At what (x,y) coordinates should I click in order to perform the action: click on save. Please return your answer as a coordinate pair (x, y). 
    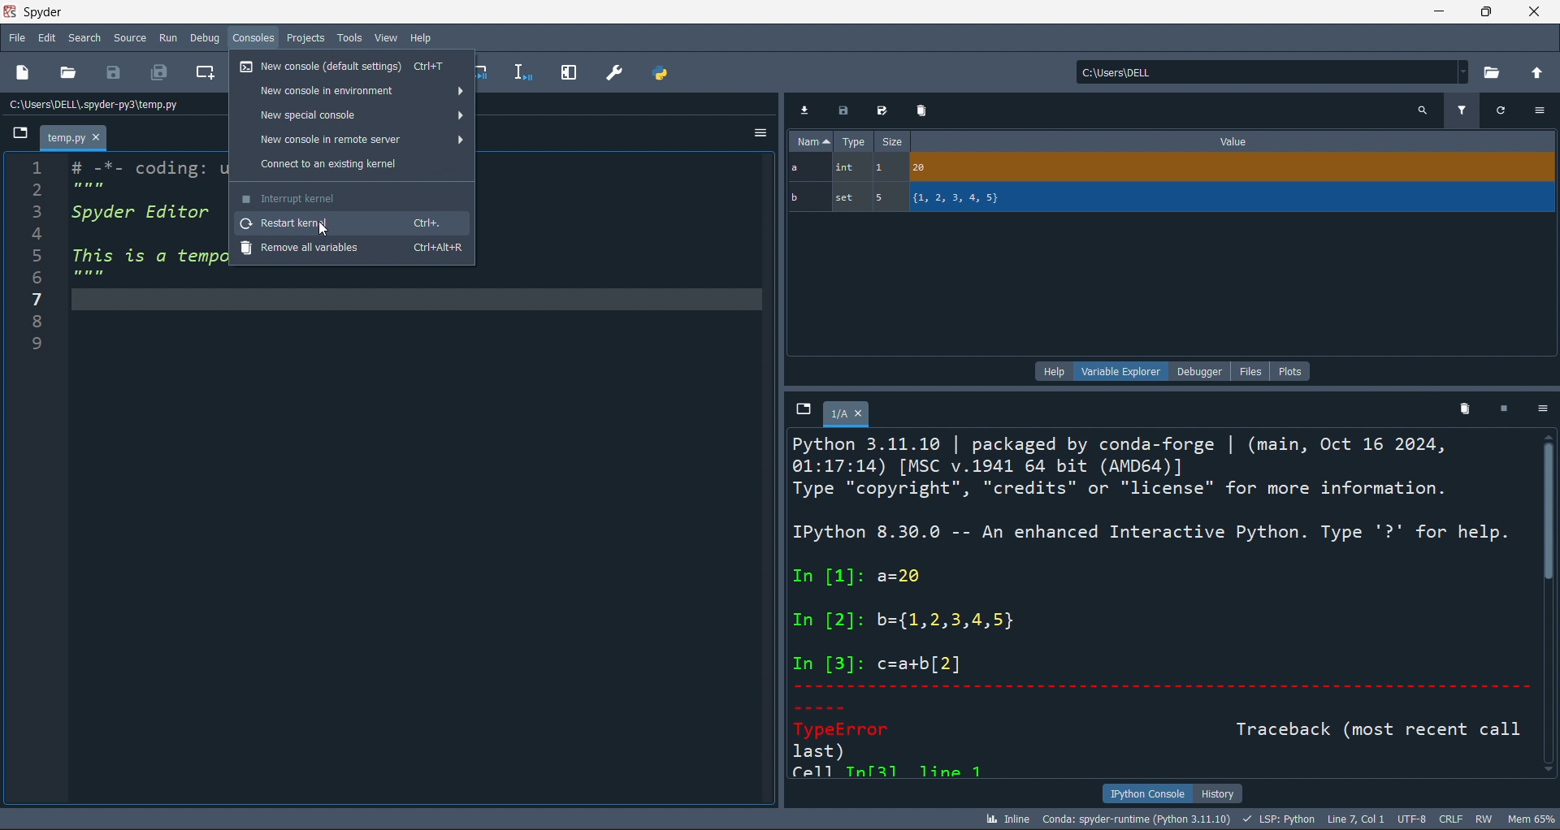
    Looking at the image, I should click on (882, 112).